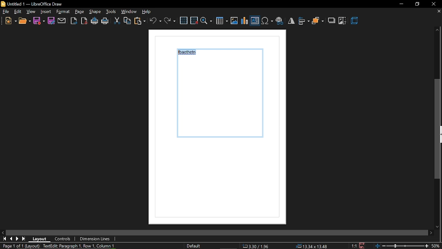 This screenshot has width=442, height=249. I want to click on copy, so click(127, 21).